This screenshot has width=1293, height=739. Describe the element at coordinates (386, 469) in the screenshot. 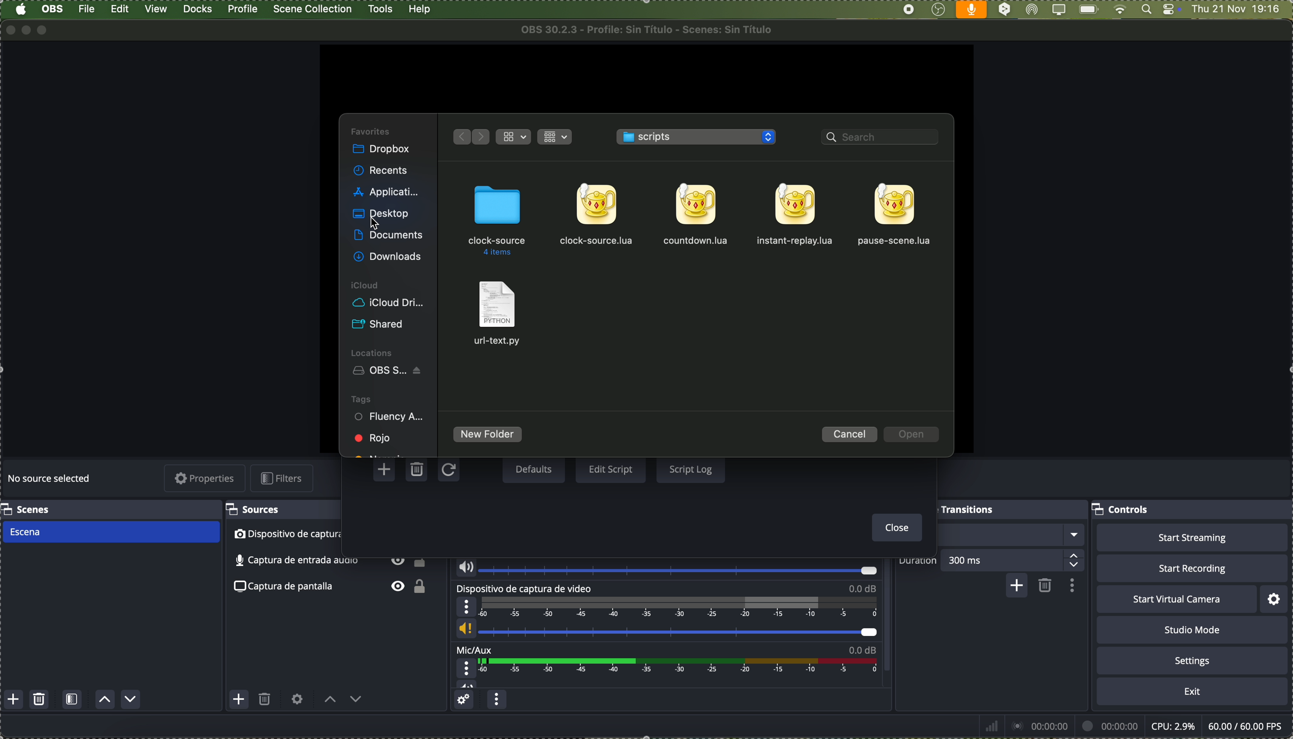

I see `click on add script` at that location.